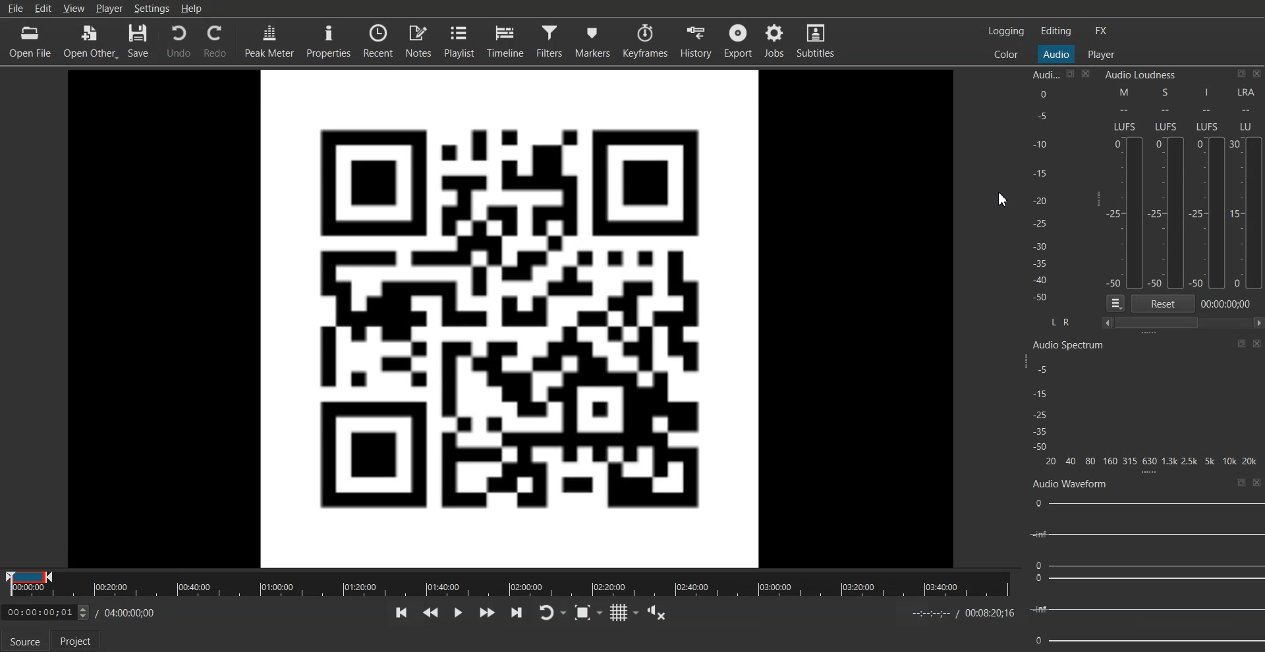  I want to click on Redo, so click(217, 41).